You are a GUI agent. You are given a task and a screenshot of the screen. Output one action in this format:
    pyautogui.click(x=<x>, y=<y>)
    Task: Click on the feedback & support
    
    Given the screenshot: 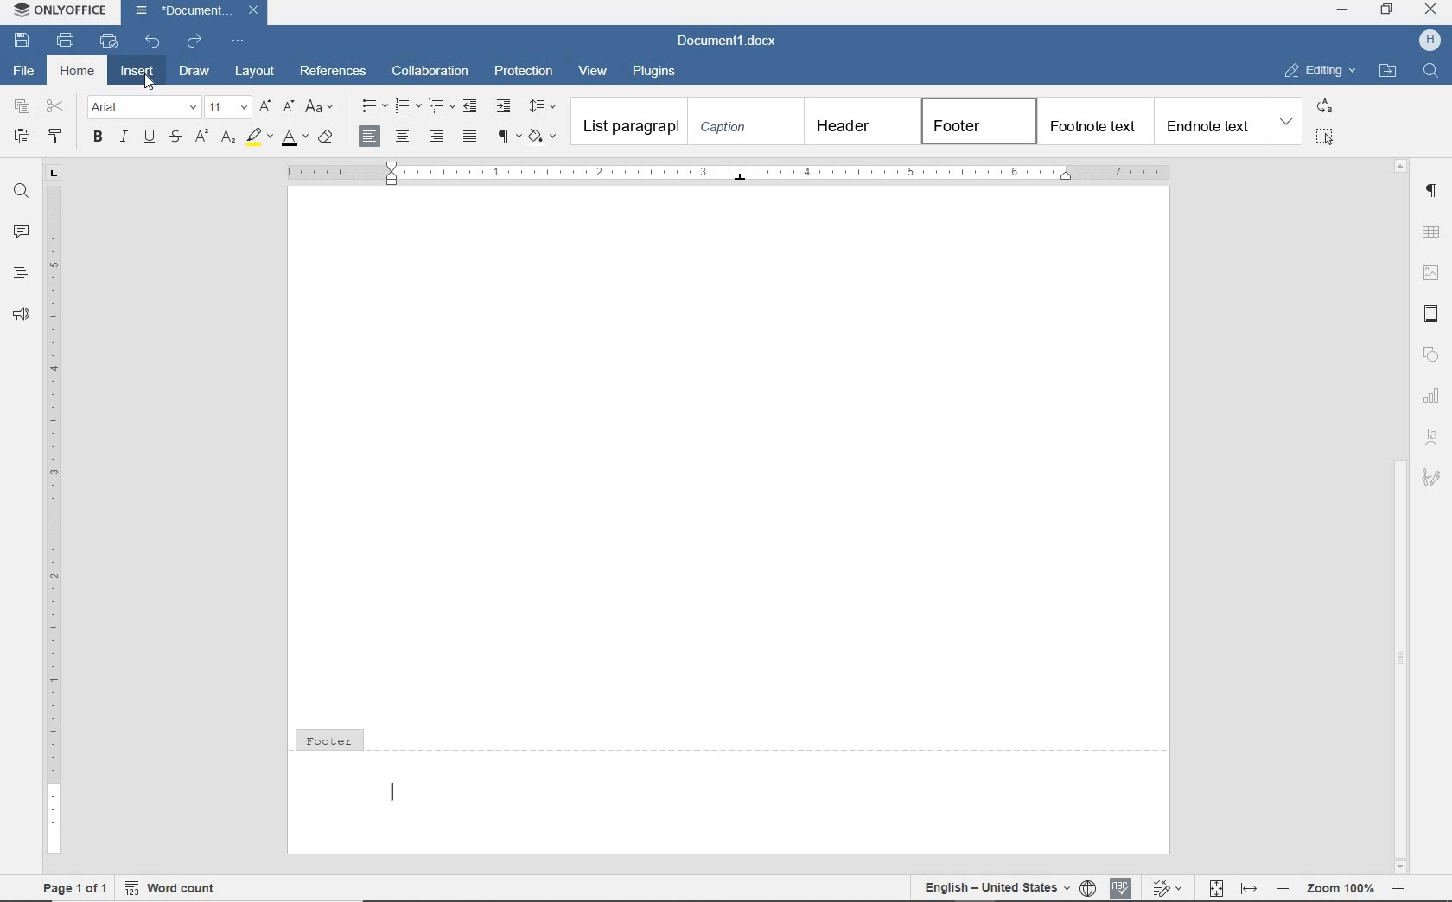 What is the action you would take?
    pyautogui.click(x=20, y=313)
    